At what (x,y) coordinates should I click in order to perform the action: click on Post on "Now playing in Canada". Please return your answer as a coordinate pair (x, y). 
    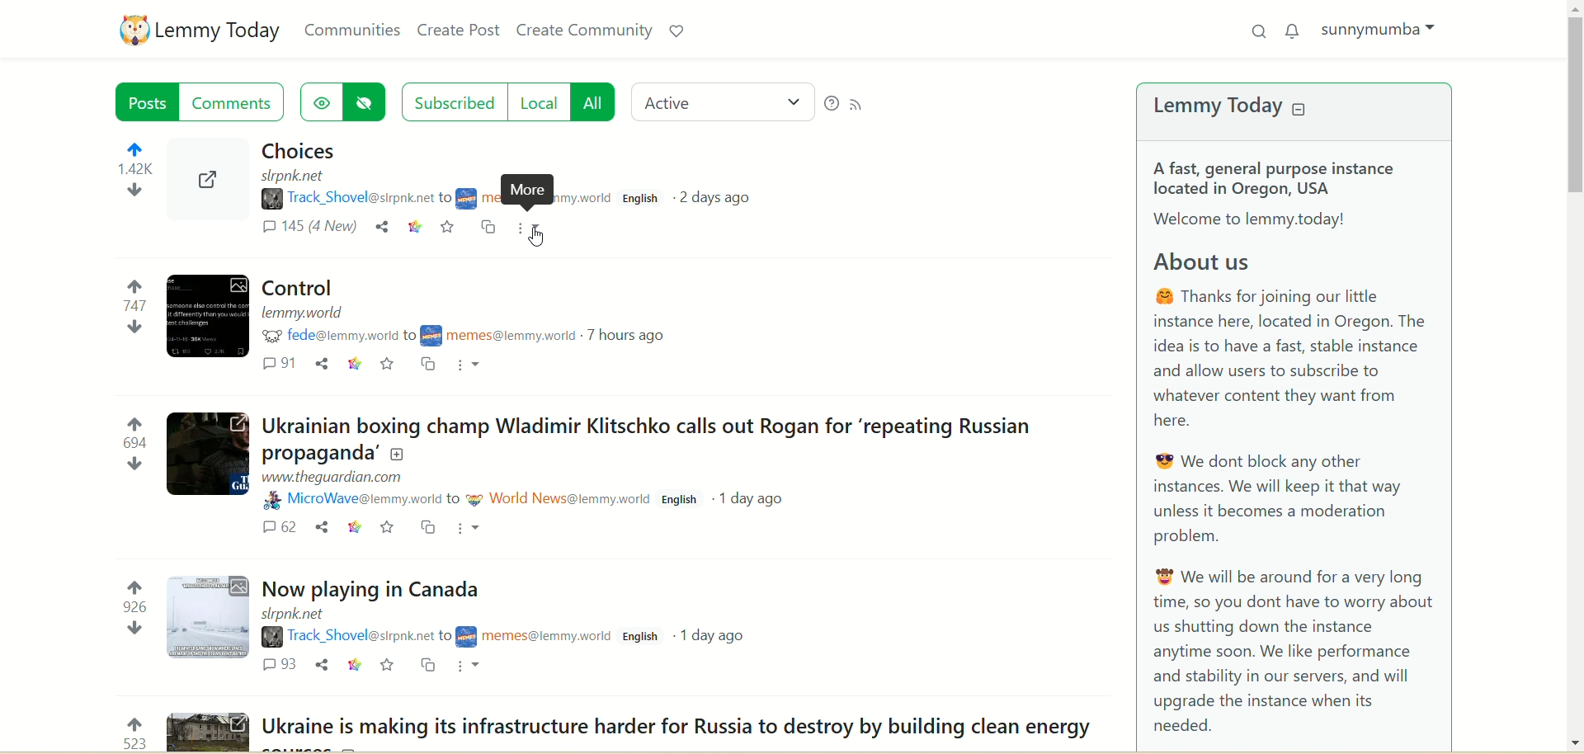
    Looking at the image, I should click on (376, 589).